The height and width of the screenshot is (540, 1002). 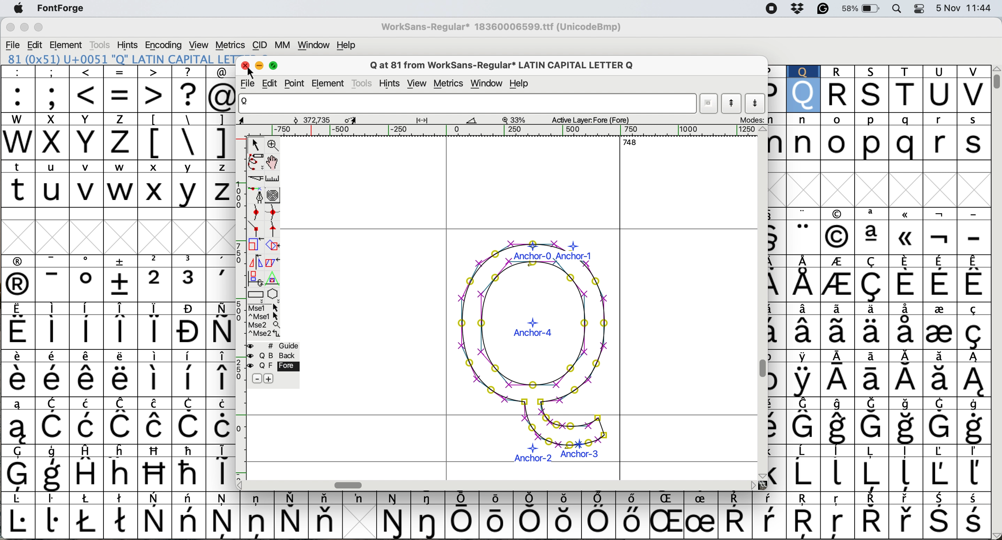 What do you see at coordinates (274, 295) in the screenshot?
I see `star or polygon` at bounding box center [274, 295].